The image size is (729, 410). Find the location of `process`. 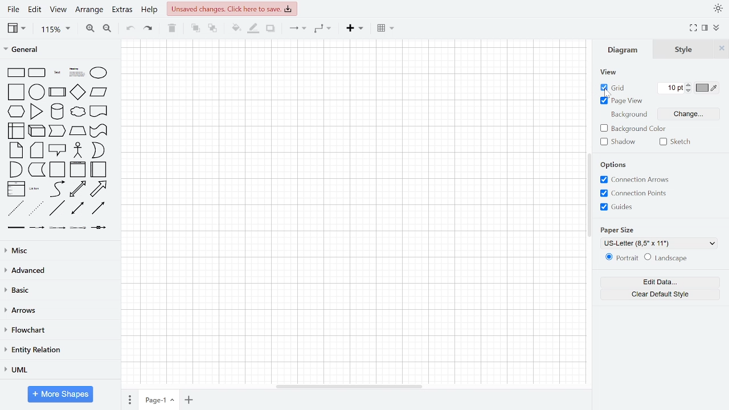

process is located at coordinates (58, 92).